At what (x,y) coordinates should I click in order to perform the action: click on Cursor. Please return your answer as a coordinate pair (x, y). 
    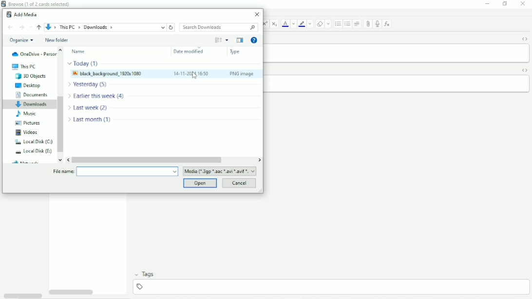
    Looking at the image, I should click on (195, 77).